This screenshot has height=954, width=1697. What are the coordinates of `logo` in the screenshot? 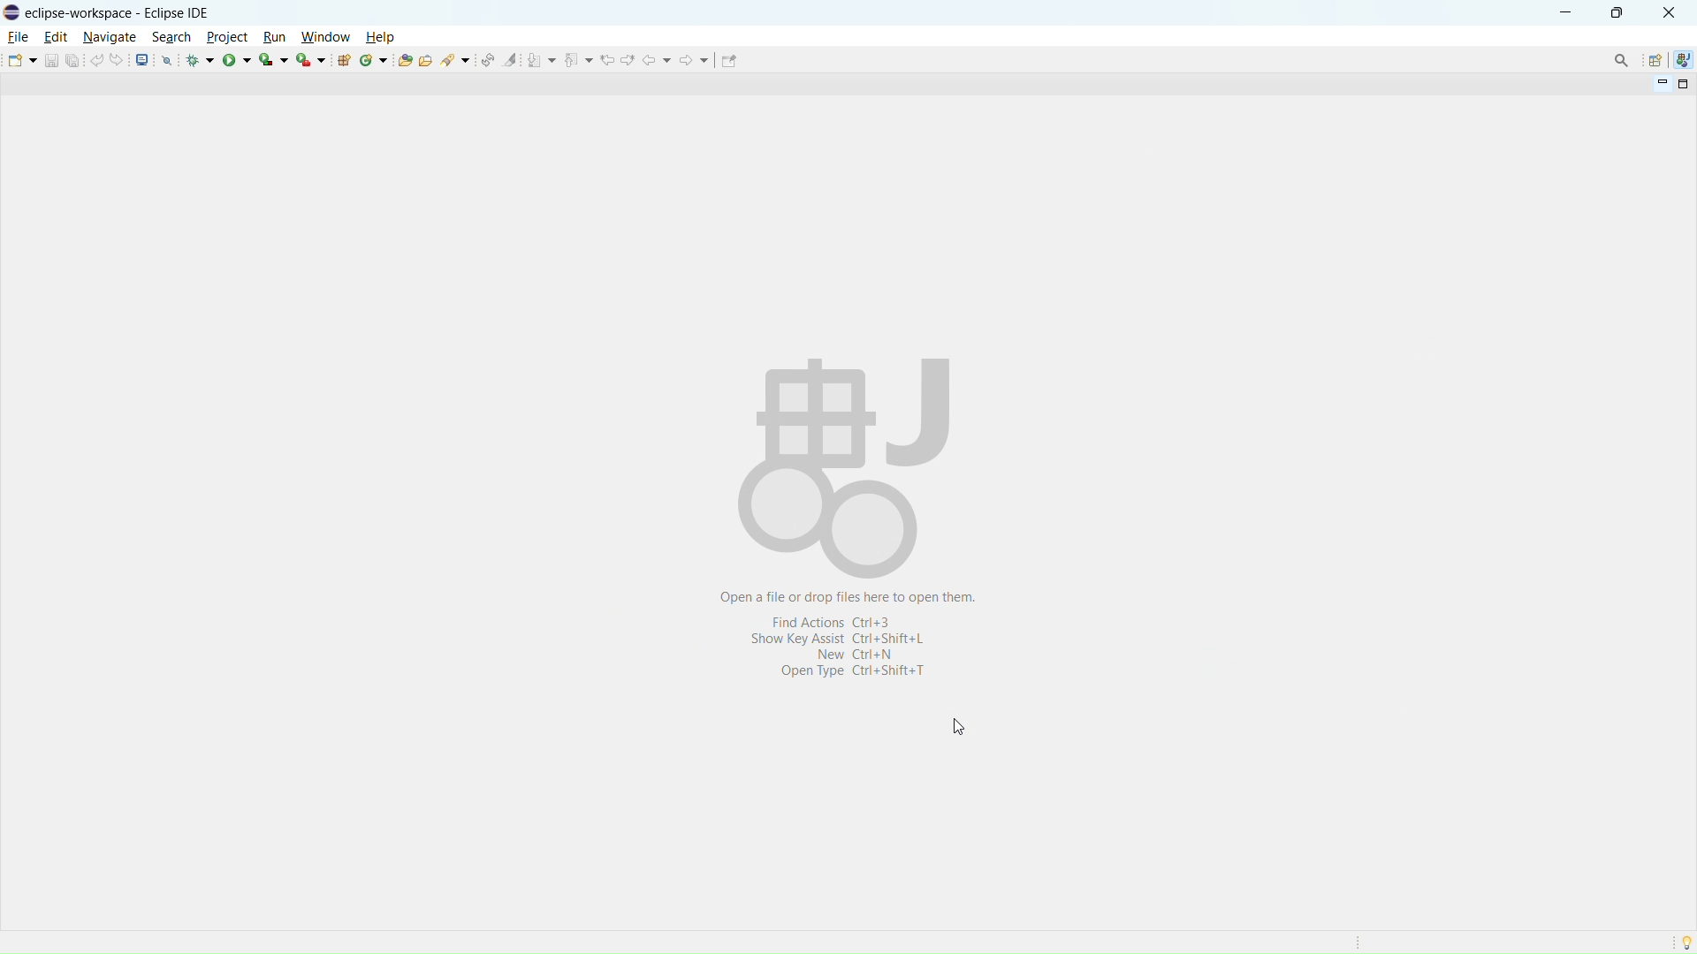 It's located at (11, 12).